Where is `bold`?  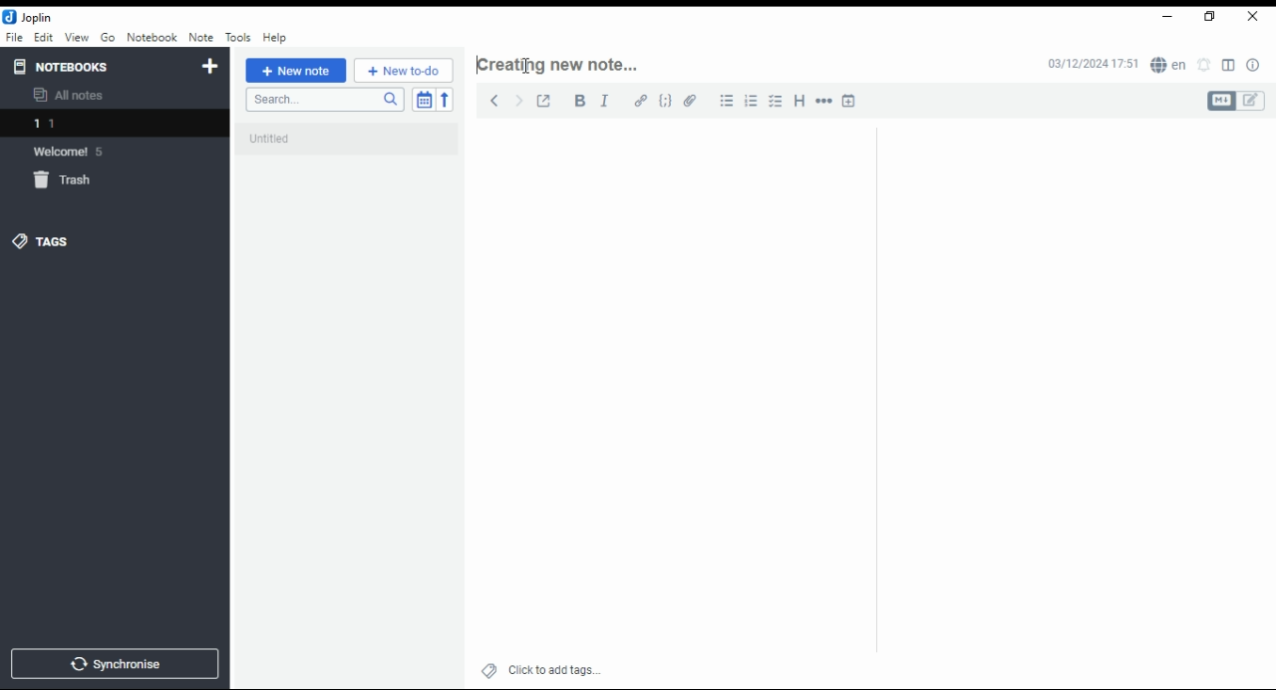 bold is located at coordinates (576, 101).